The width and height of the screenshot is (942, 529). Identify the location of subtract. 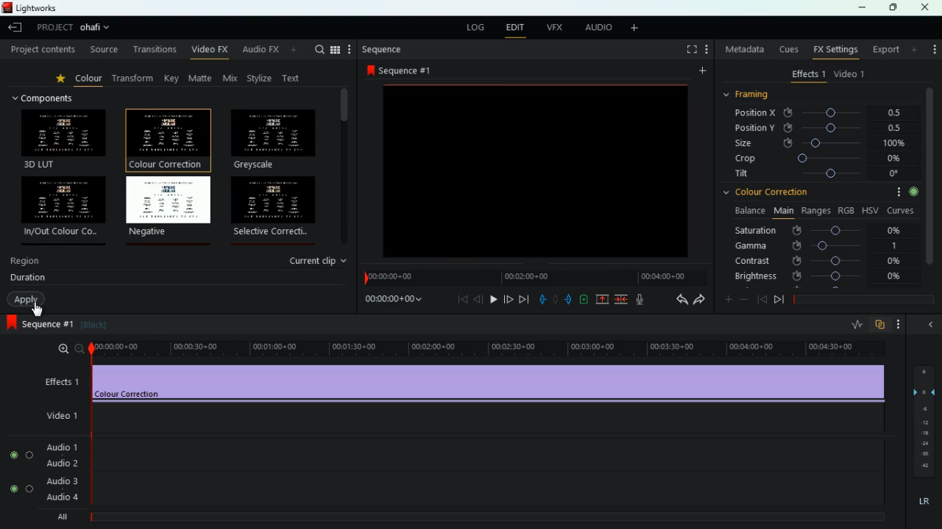
(742, 301).